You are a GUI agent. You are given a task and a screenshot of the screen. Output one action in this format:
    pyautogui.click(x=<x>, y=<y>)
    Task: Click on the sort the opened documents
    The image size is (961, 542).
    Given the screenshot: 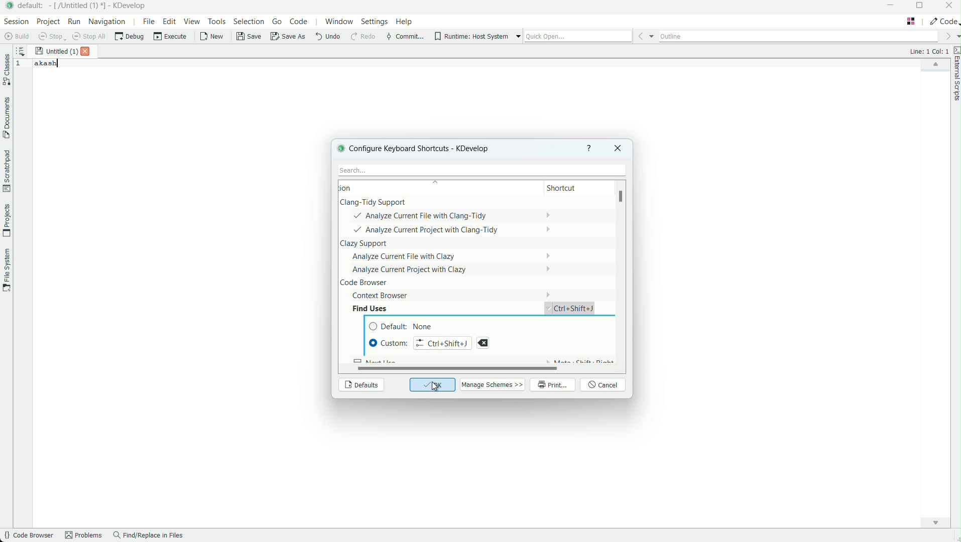 What is the action you would take?
    pyautogui.click(x=21, y=49)
    